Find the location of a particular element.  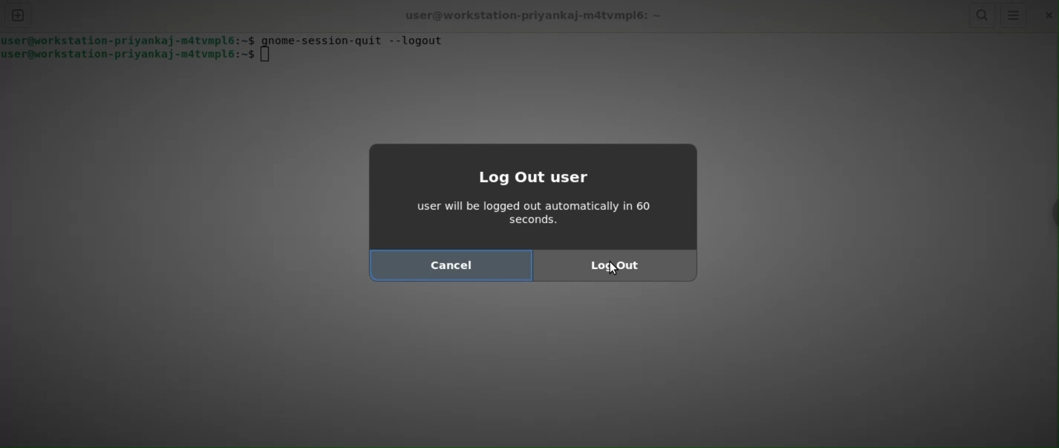

cancel is located at coordinates (450, 266).